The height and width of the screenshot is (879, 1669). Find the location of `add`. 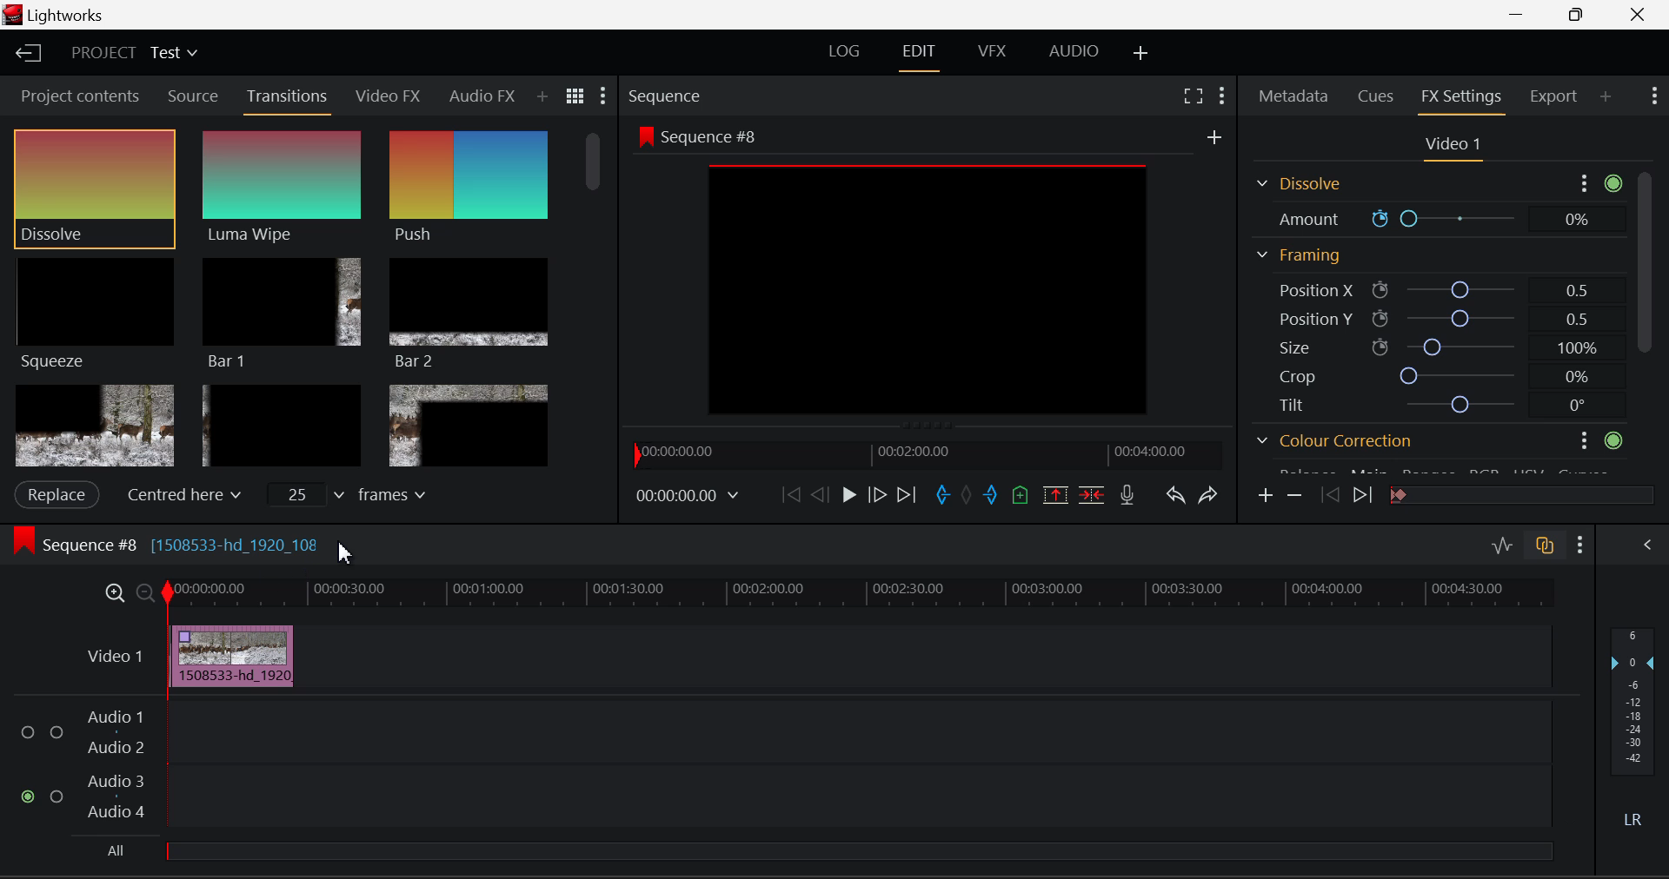

add is located at coordinates (1214, 134).